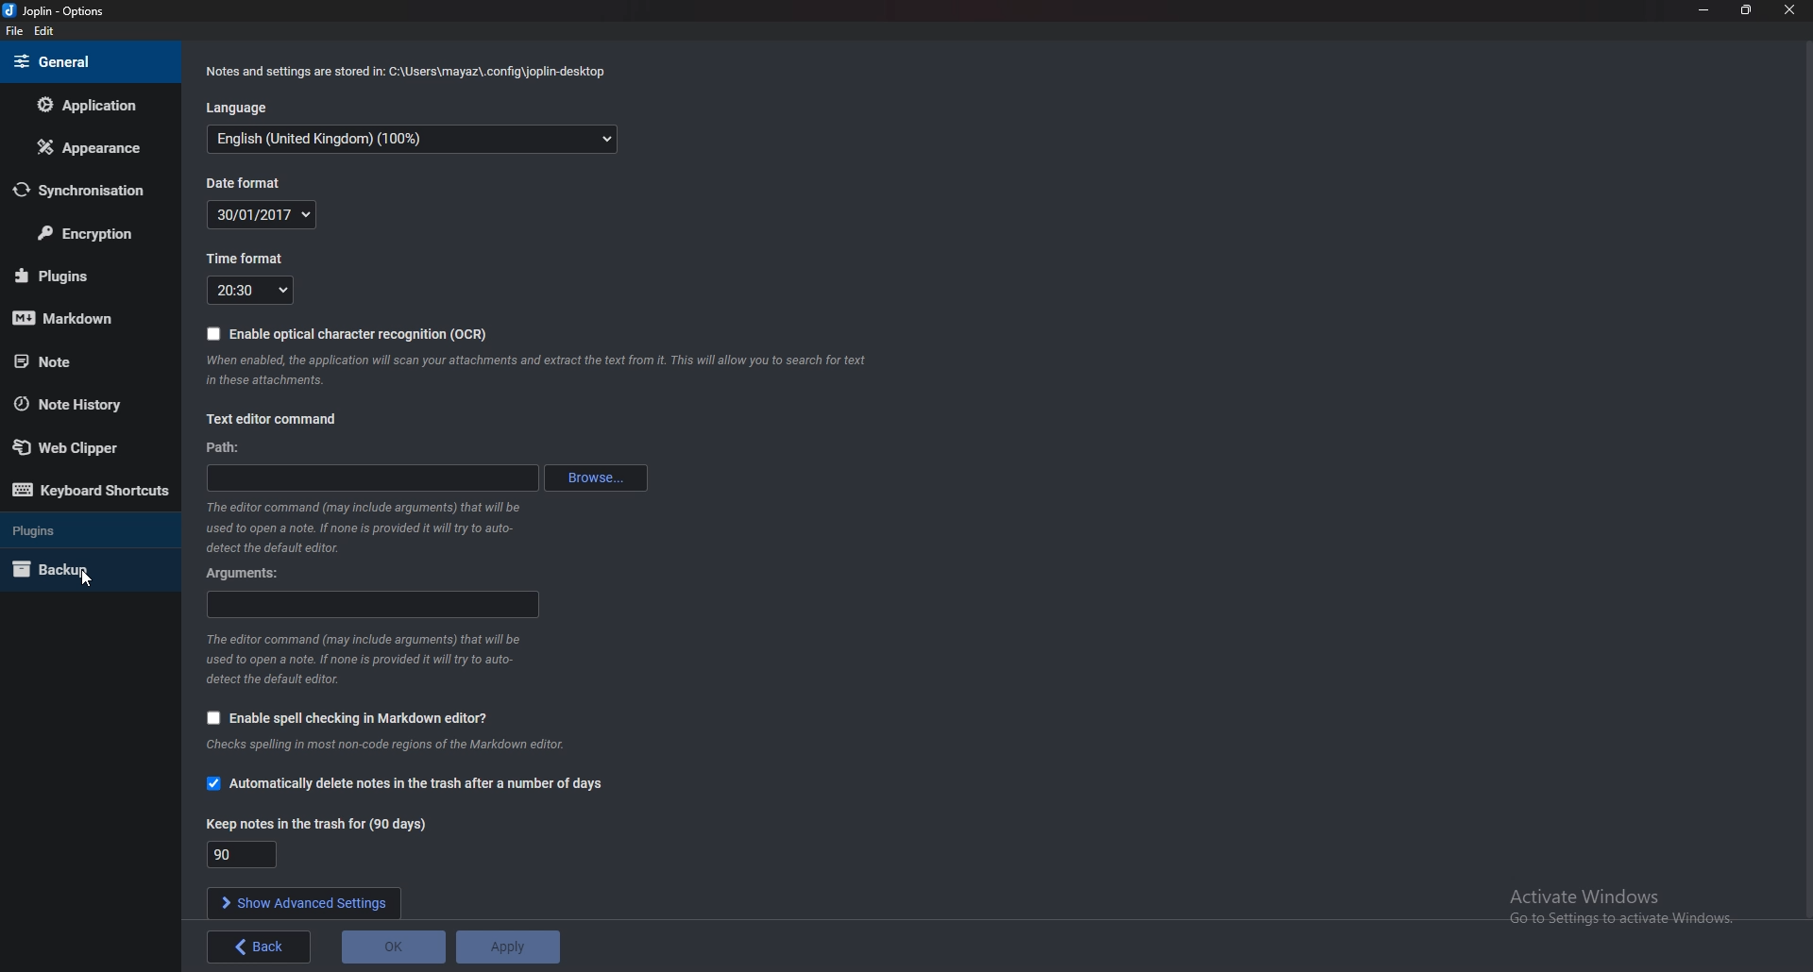 The height and width of the screenshot is (972, 1813). Describe the element at coordinates (352, 717) in the screenshot. I see `enable spell checking` at that location.